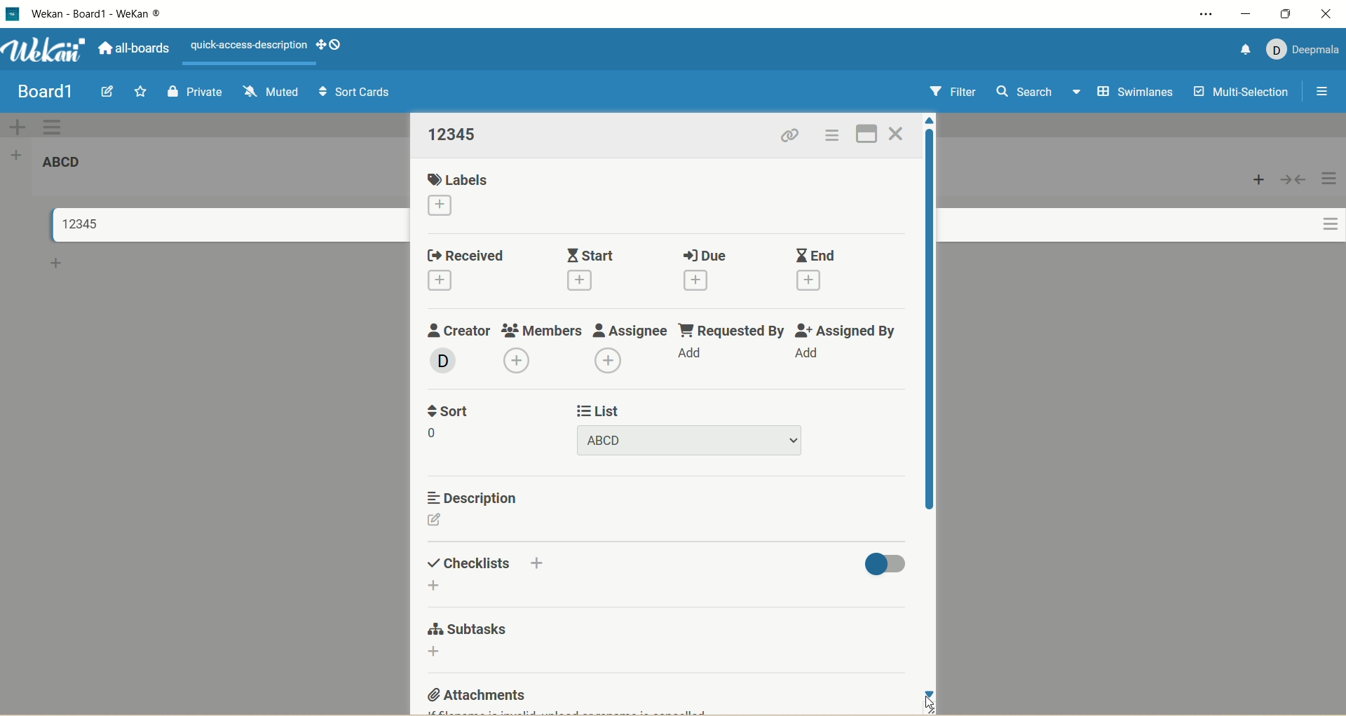  Describe the element at coordinates (929, 338) in the screenshot. I see `vertical scroll bar` at that location.